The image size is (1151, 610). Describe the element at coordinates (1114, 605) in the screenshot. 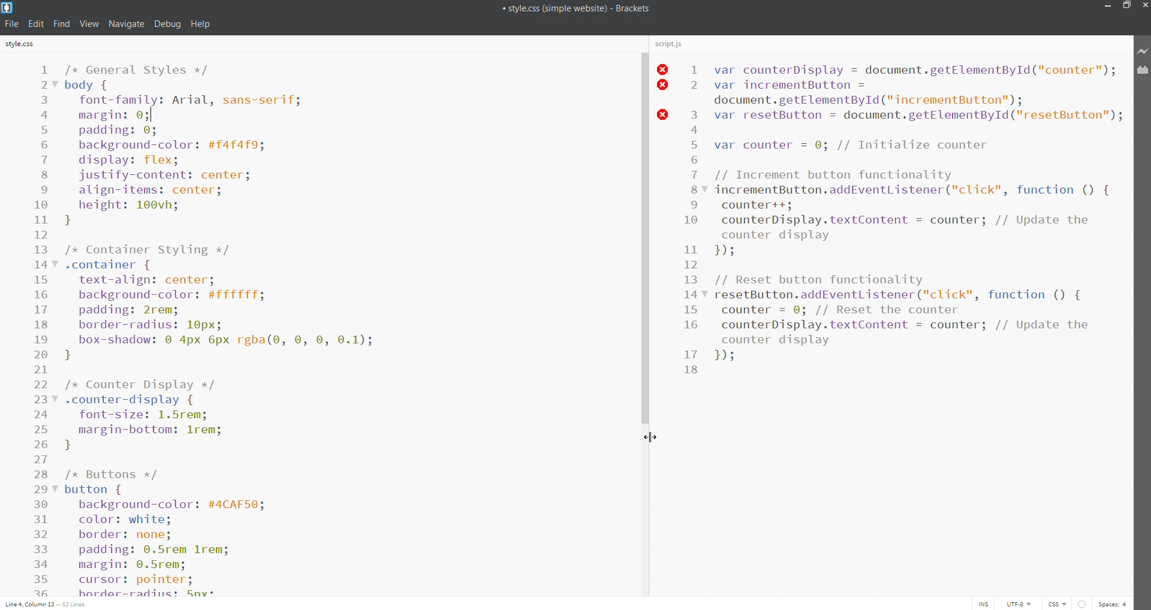

I see `space count` at that location.